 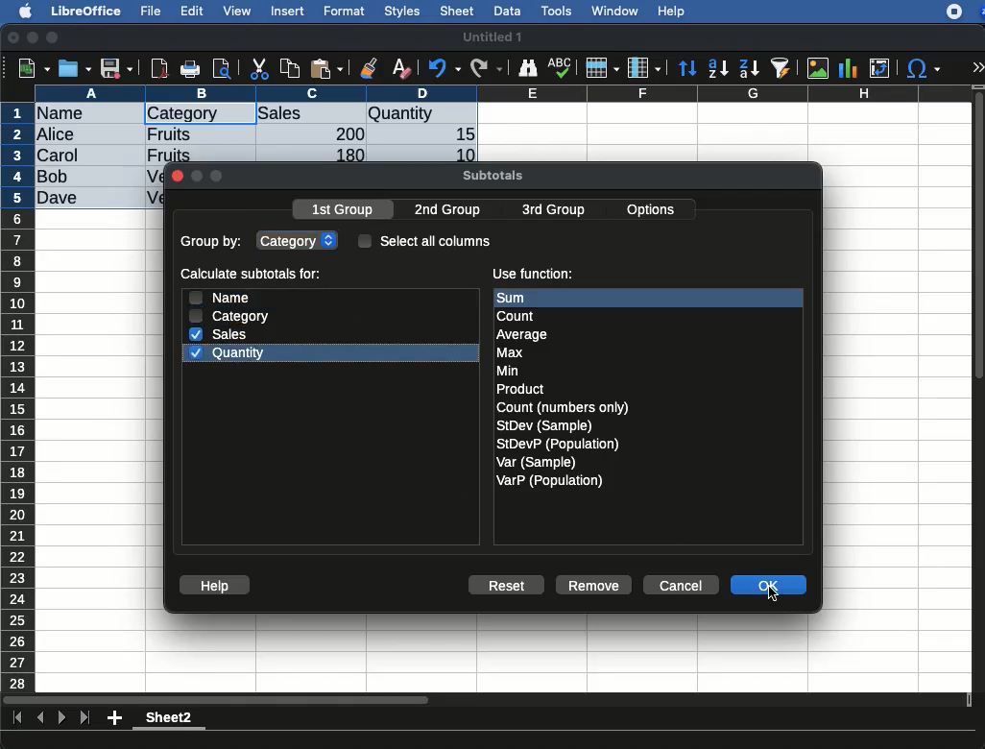 What do you see at coordinates (61, 199) in the screenshot?
I see `Dave` at bounding box center [61, 199].